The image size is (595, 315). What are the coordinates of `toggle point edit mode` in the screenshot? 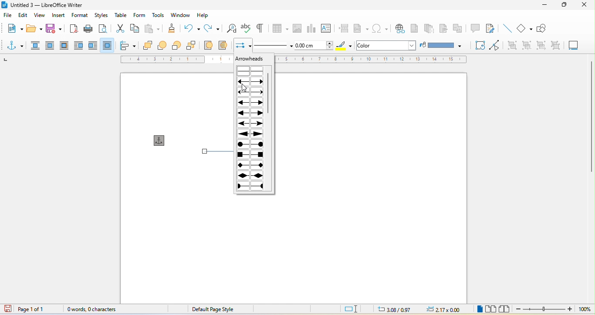 It's located at (497, 45).